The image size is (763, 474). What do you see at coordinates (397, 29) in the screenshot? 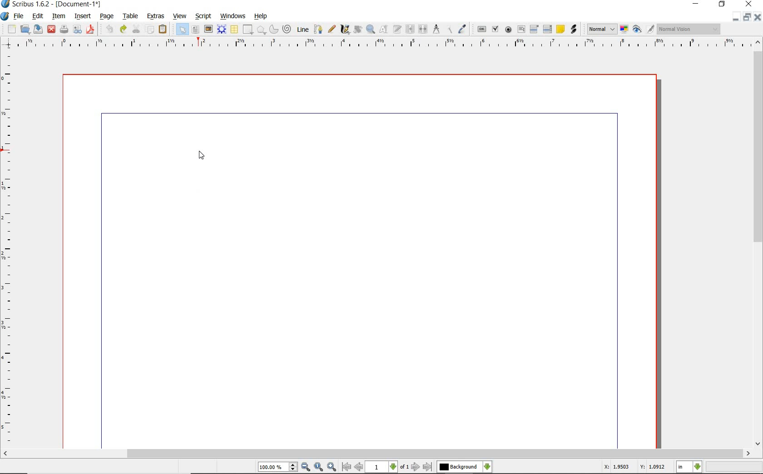
I see `edit text with story editor` at bounding box center [397, 29].